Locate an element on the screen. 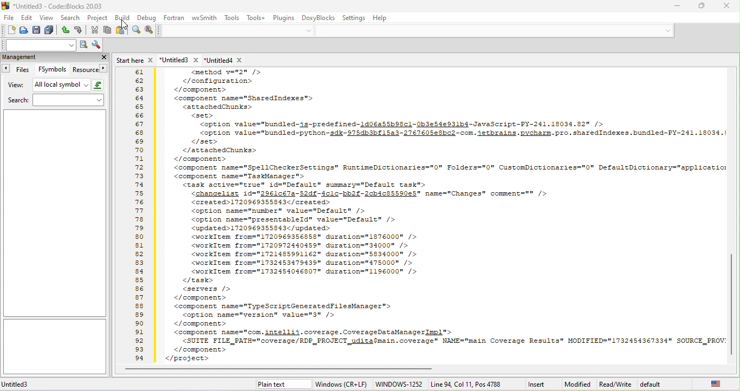 The image size is (740, 391). windows-1252 is located at coordinates (400, 383).